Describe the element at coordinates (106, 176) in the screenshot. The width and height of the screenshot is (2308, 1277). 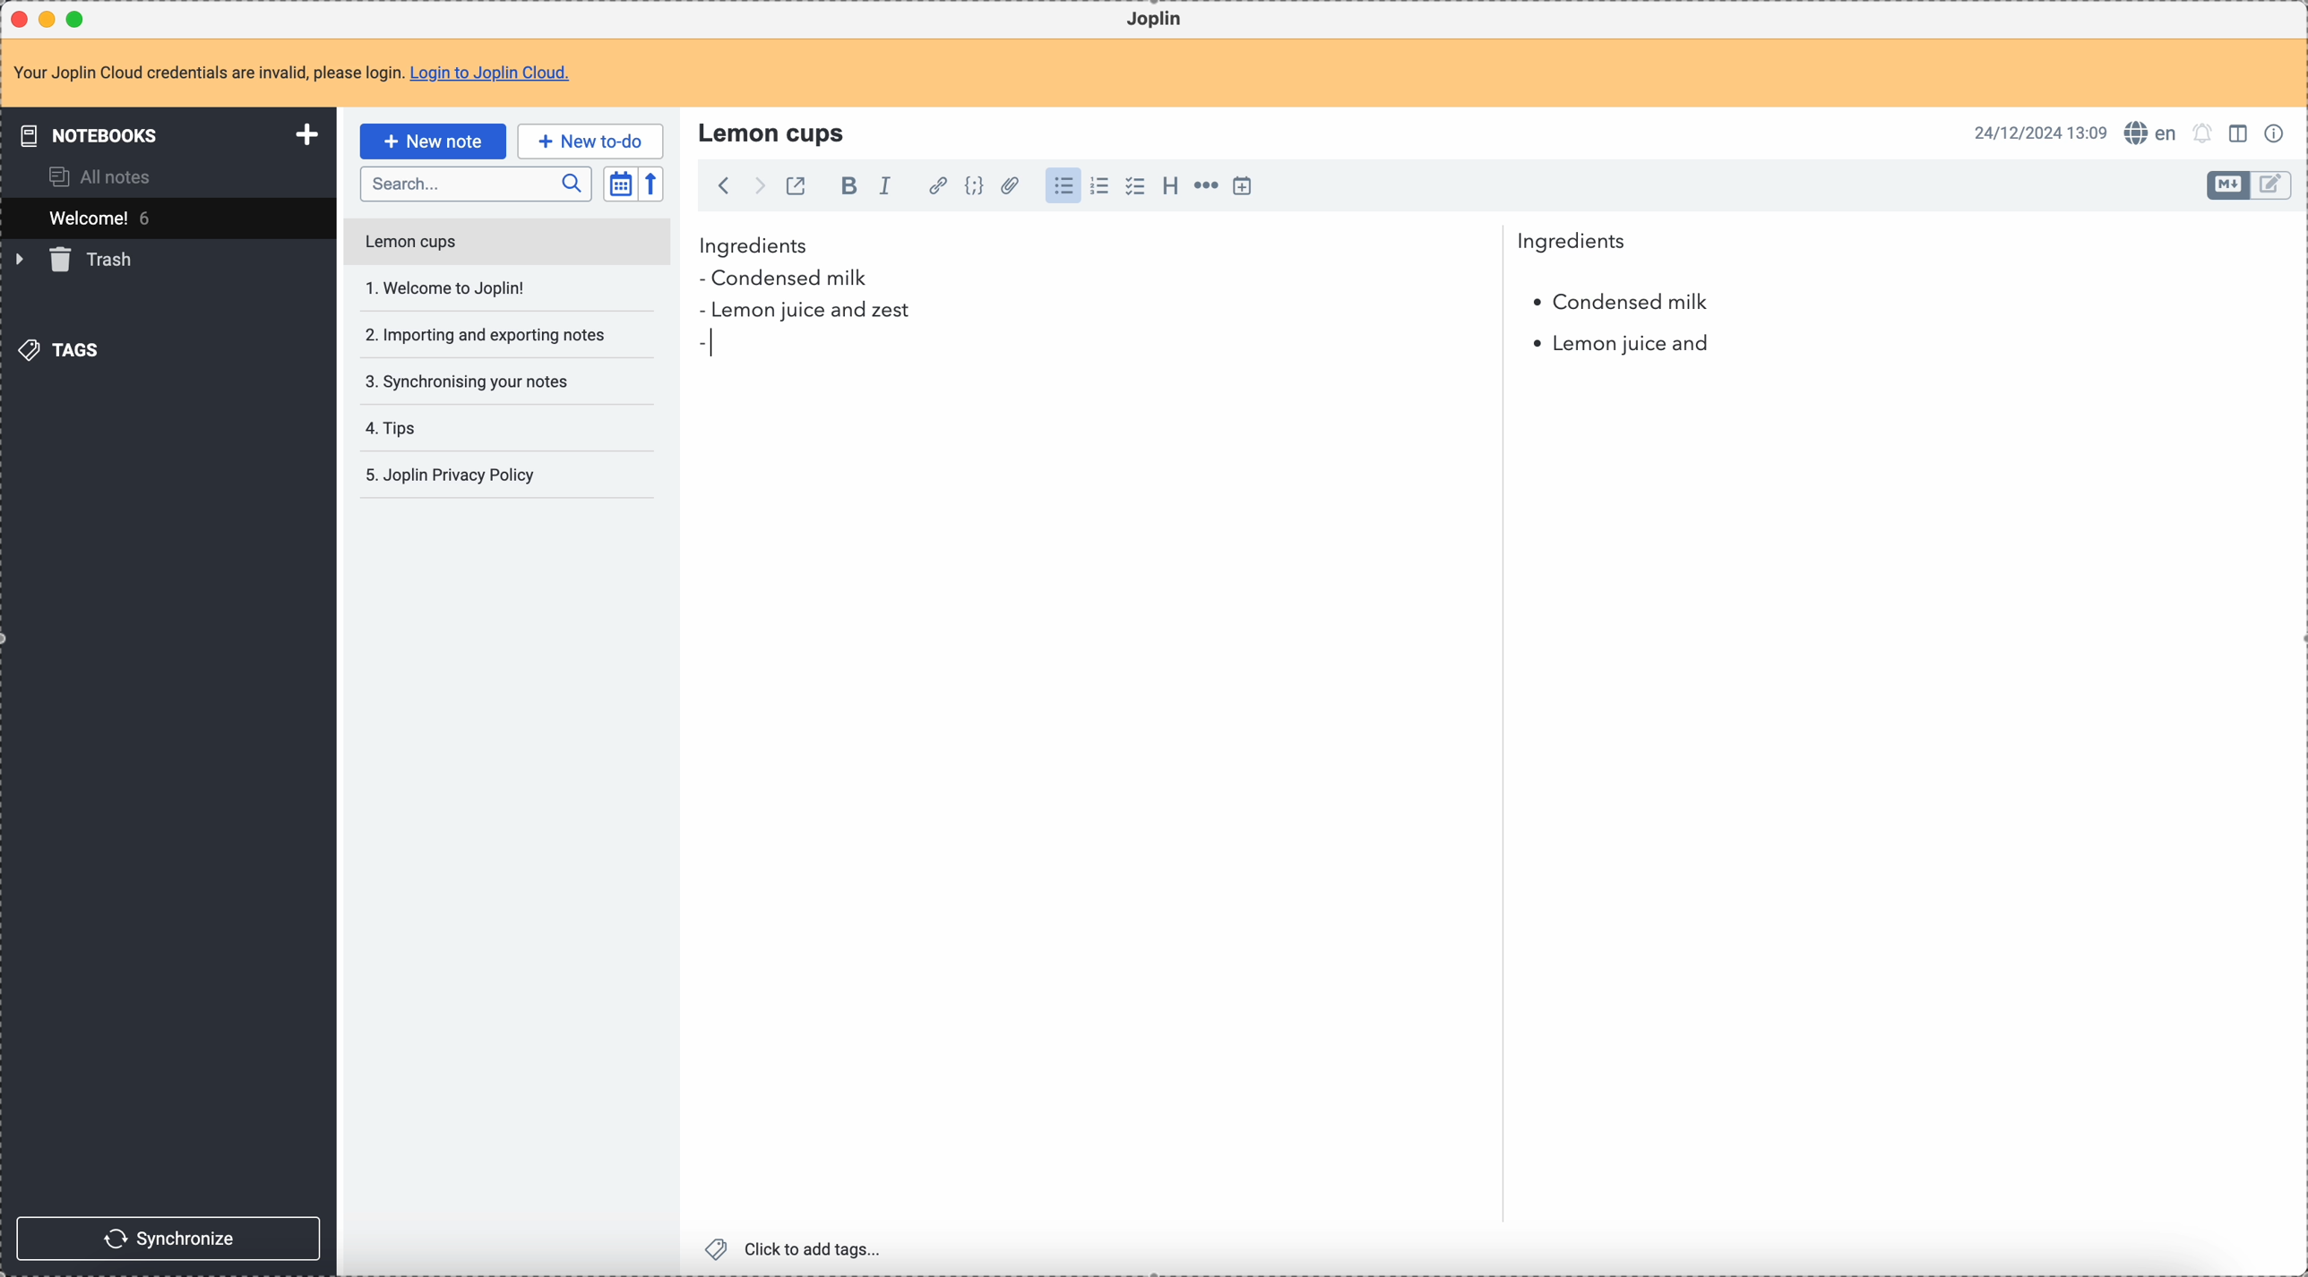
I see `all notes` at that location.